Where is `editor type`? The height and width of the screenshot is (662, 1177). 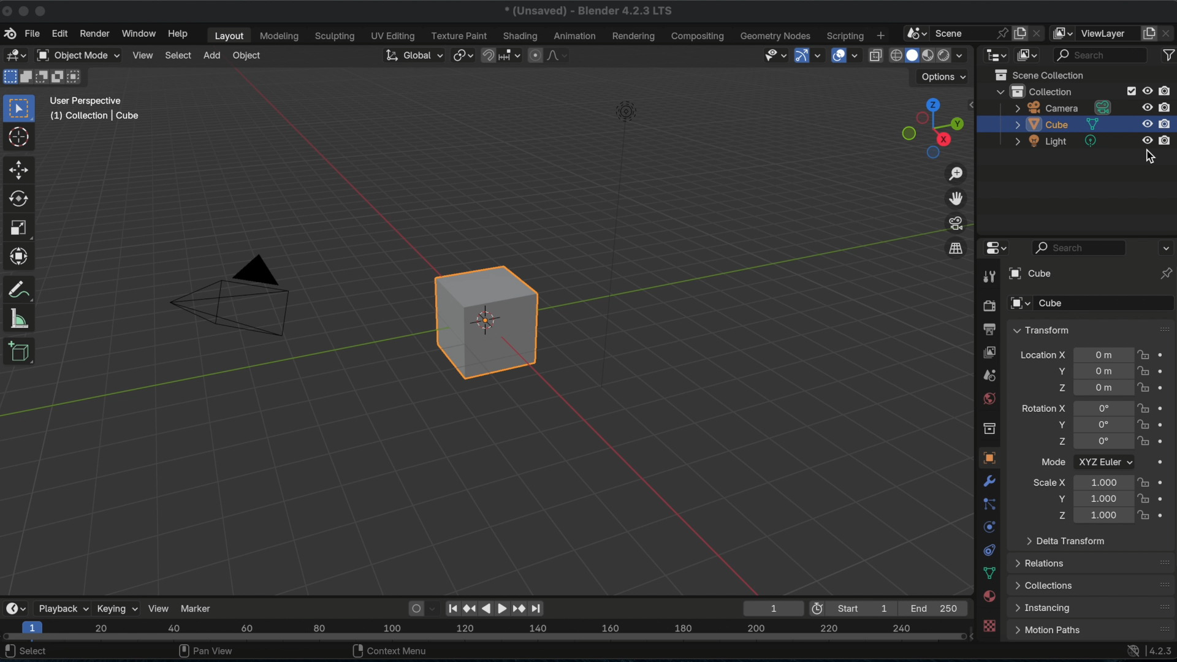 editor type is located at coordinates (996, 55).